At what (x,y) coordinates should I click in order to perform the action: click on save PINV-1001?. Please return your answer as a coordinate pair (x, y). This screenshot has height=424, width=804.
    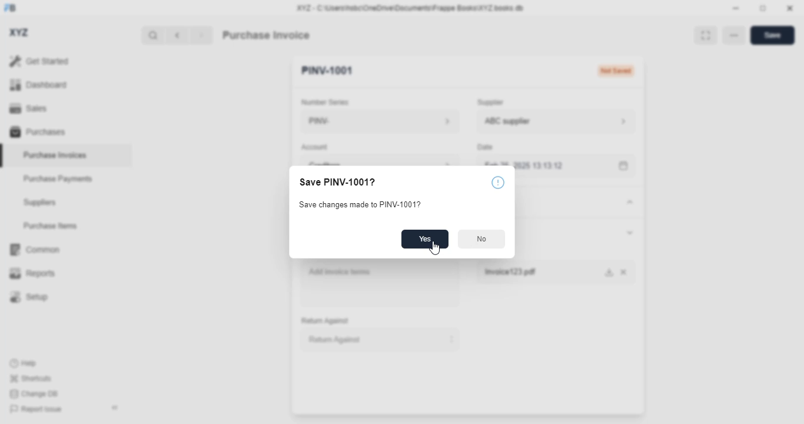
    Looking at the image, I should click on (338, 182).